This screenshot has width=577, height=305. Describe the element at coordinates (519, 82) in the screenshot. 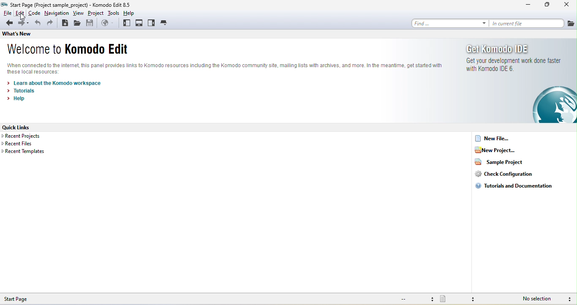

I see `get komodo ide` at that location.